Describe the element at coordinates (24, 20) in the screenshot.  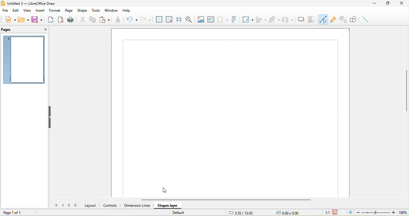
I see `open` at that location.